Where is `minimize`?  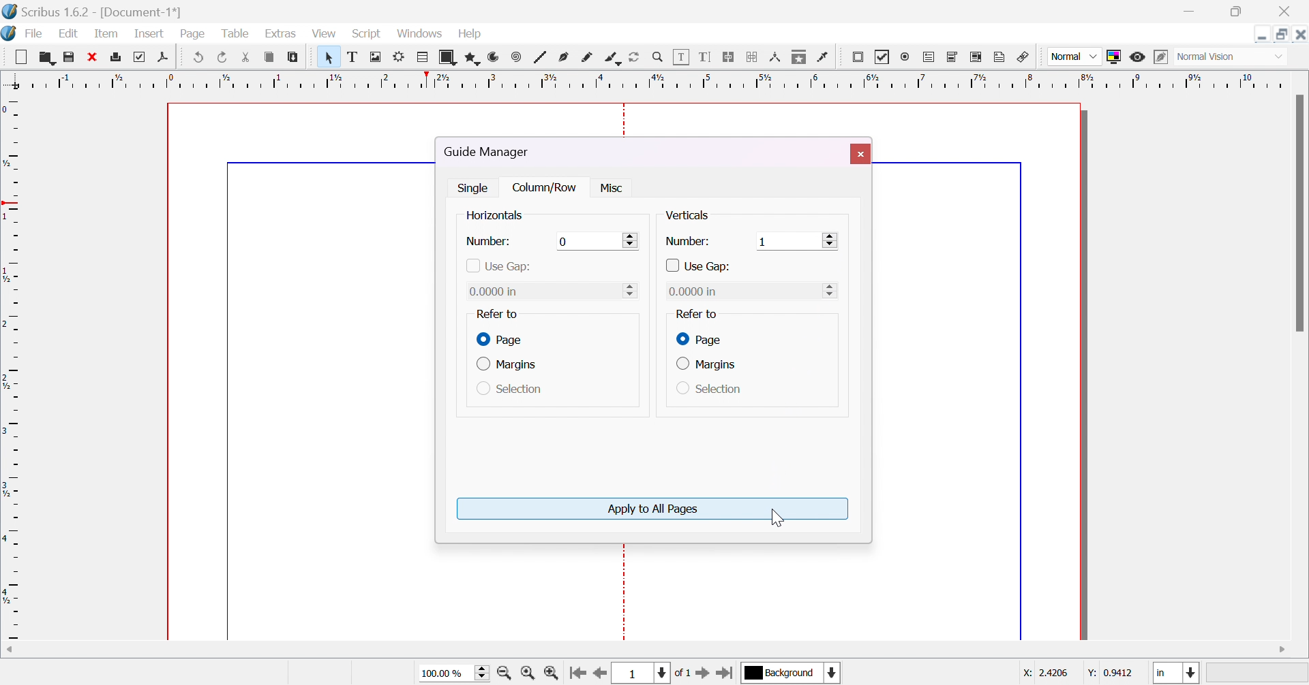
minimize is located at coordinates (1187, 12).